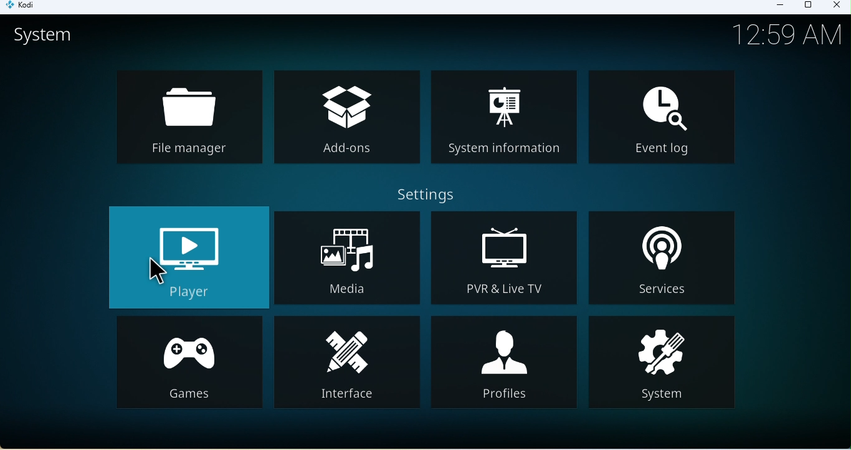  I want to click on System information, so click(502, 118).